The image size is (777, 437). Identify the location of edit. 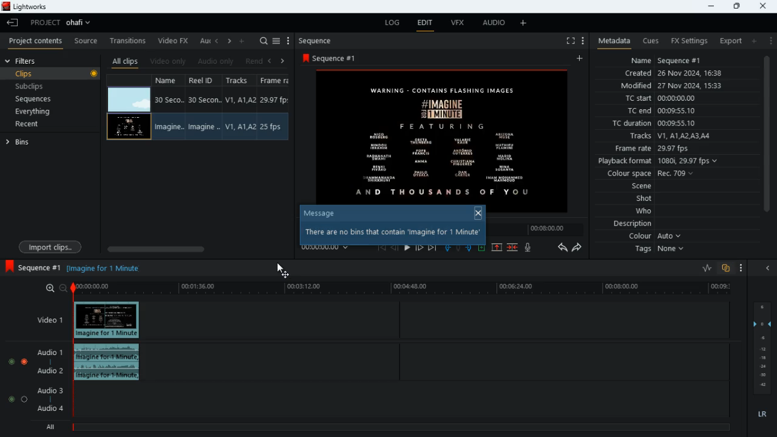
(426, 24).